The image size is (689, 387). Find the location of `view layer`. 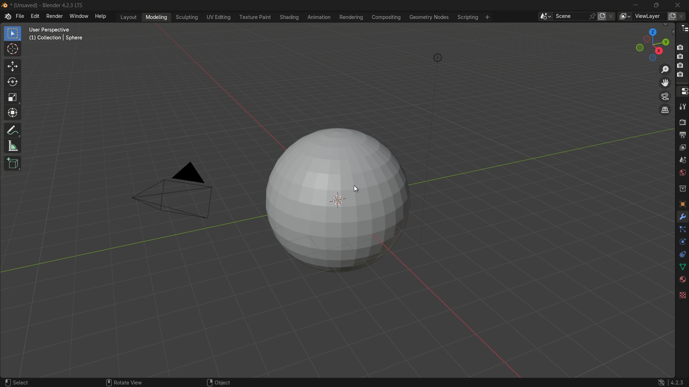

view layer is located at coordinates (682, 148).